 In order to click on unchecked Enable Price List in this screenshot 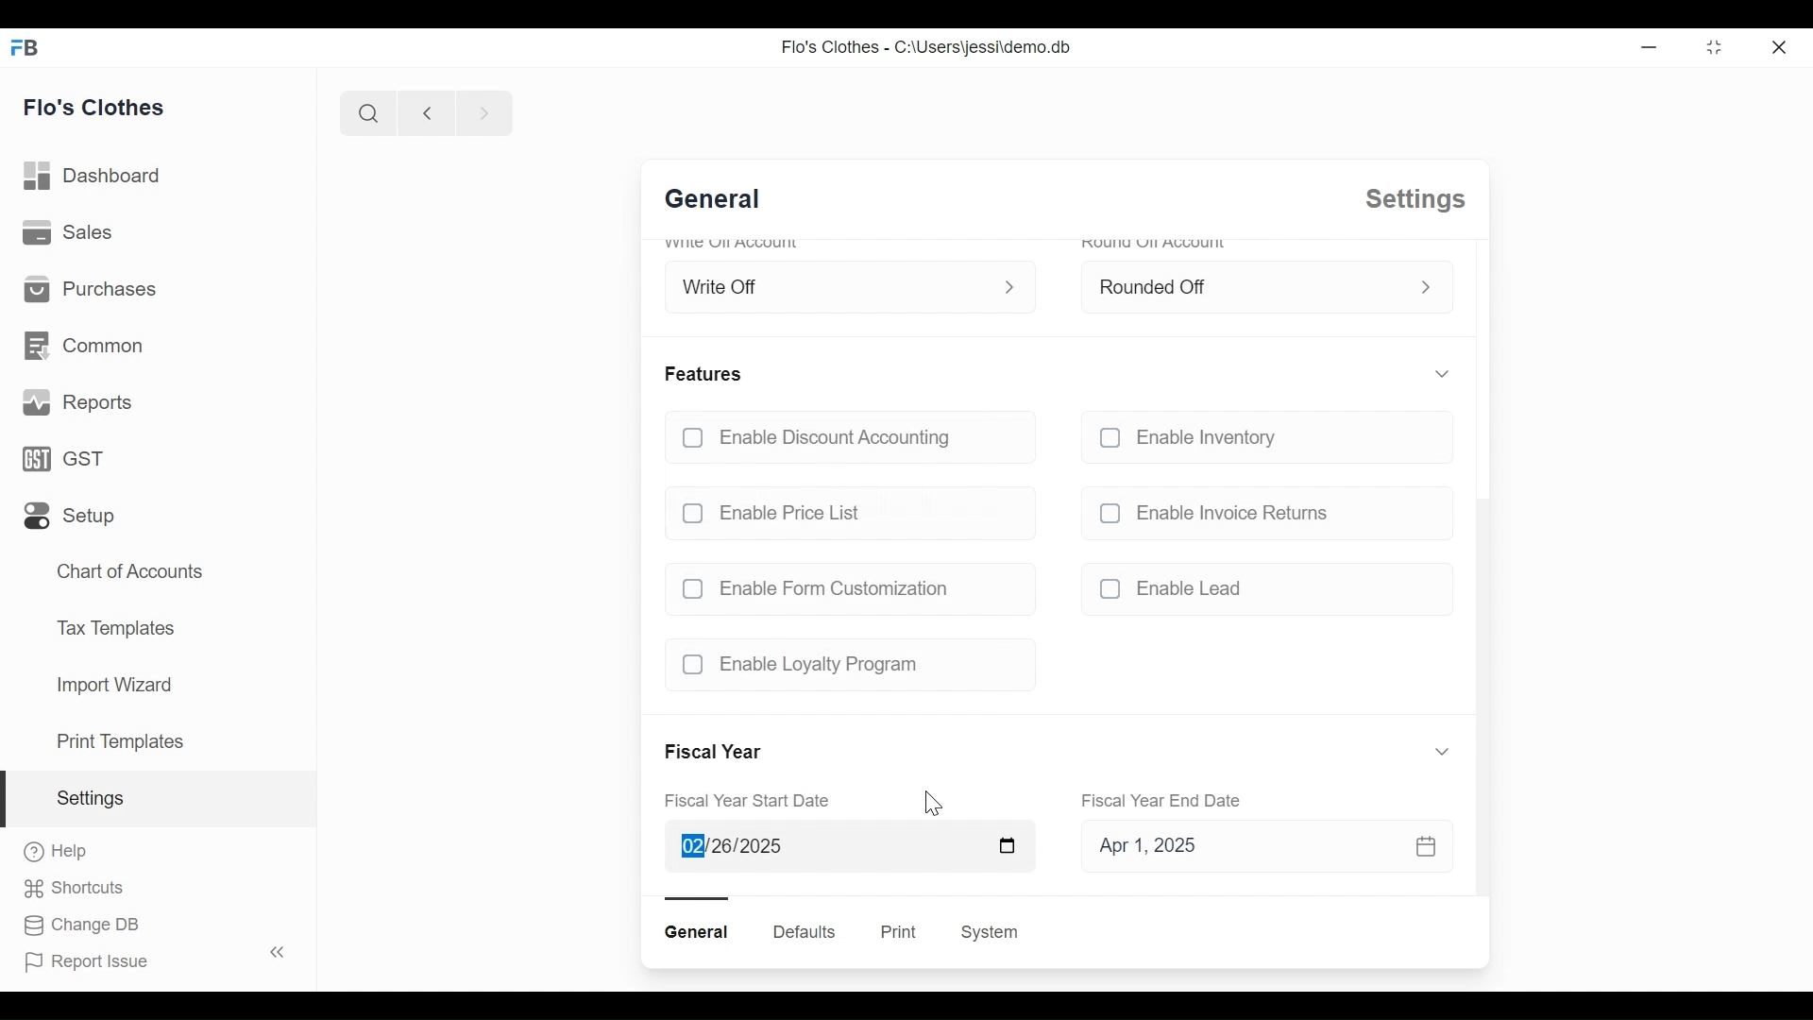, I will do `click(848, 508)`.